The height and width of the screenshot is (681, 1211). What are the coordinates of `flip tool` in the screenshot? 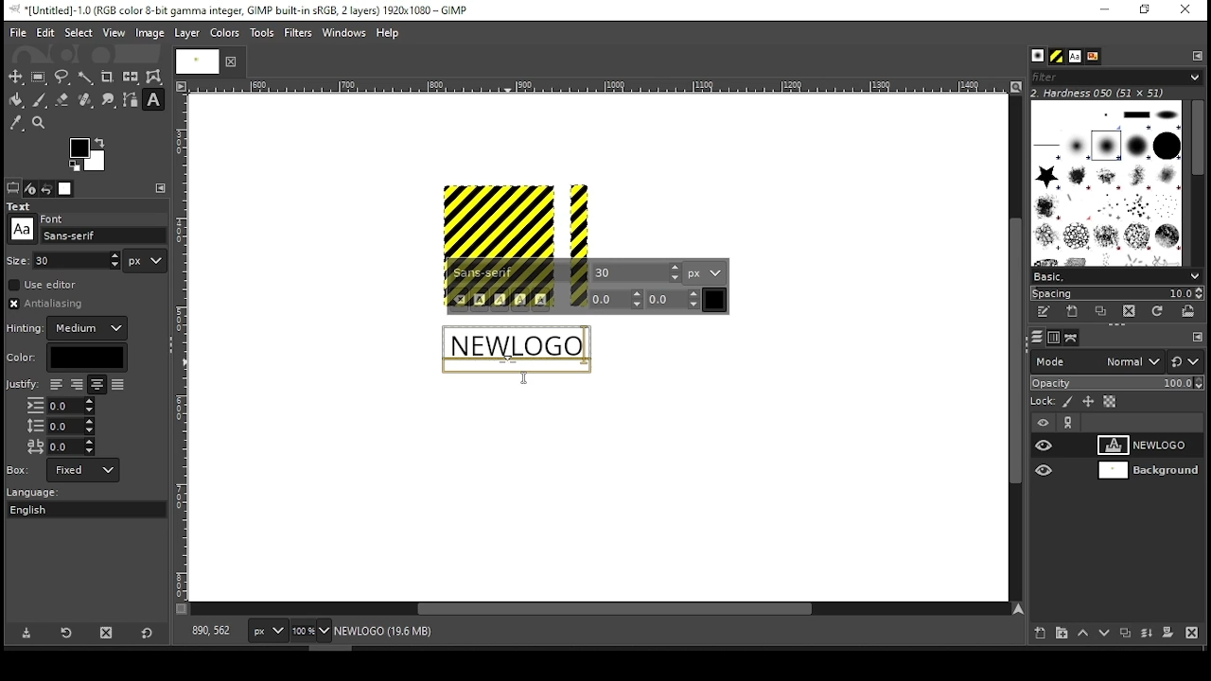 It's located at (131, 76).